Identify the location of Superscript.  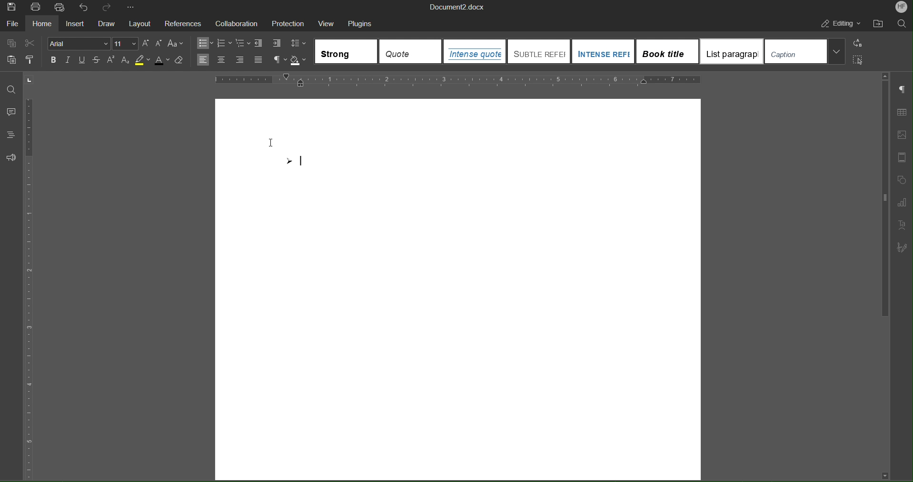
(113, 60).